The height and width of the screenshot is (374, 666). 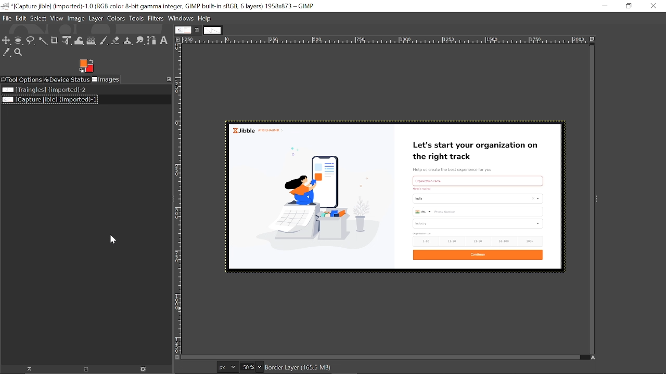 I want to click on Phone number, so click(x=479, y=211).